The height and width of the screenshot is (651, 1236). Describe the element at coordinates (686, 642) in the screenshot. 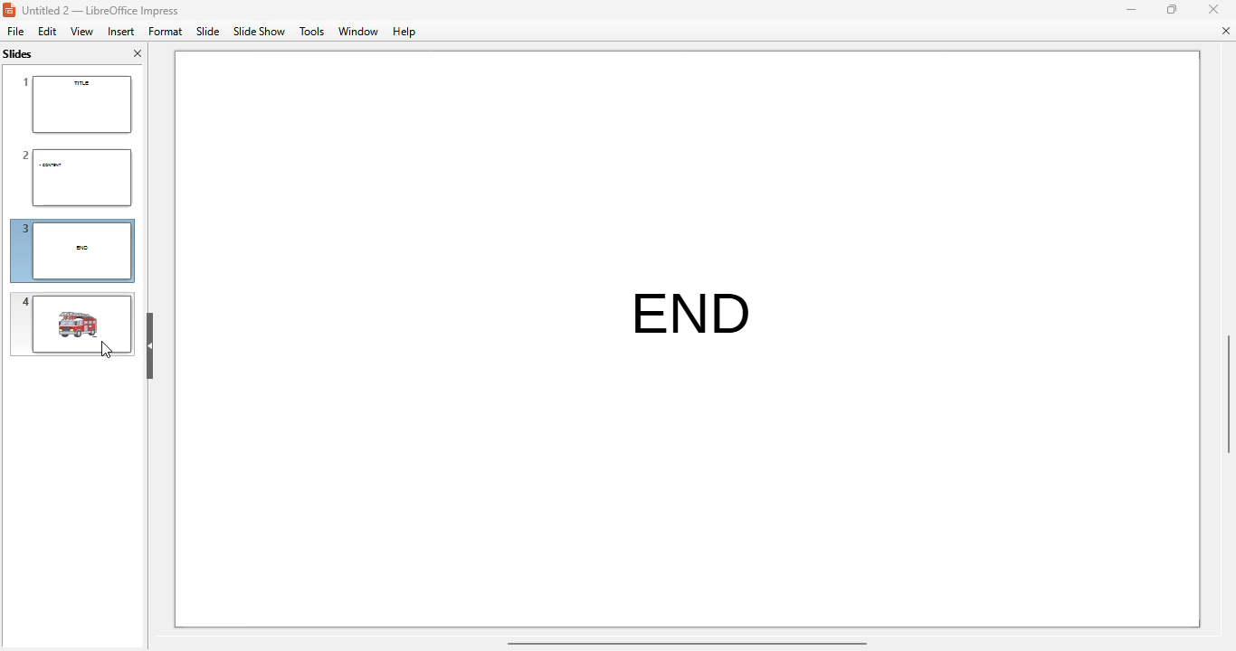

I see `horizontal scroll bar` at that location.